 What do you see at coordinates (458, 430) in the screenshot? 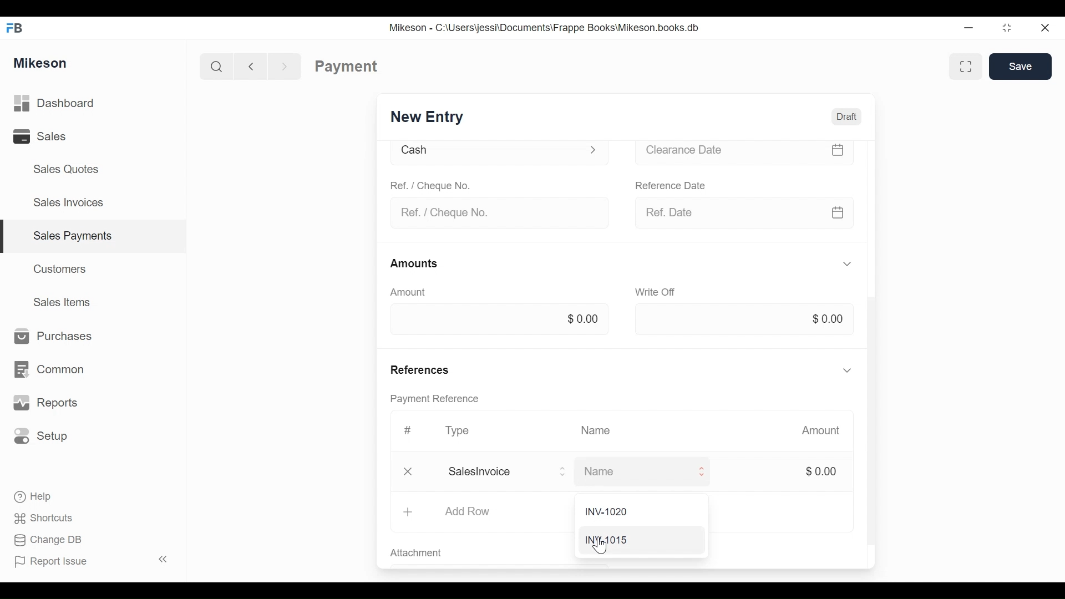
I see `Type` at bounding box center [458, 430].